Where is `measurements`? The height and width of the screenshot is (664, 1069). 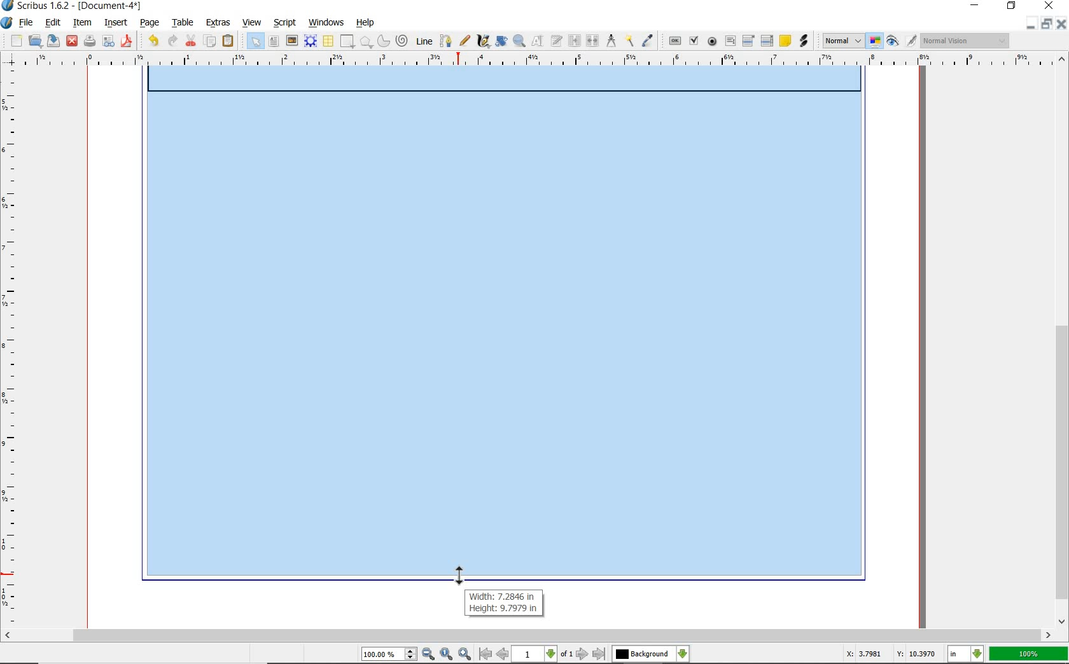
measurements is located at coordinates (611, 41).